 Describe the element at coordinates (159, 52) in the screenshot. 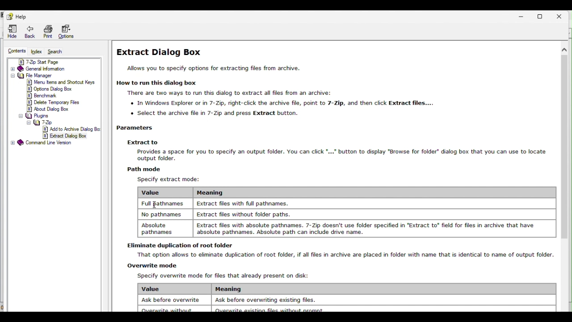

I see `extract dialog box` at that location.